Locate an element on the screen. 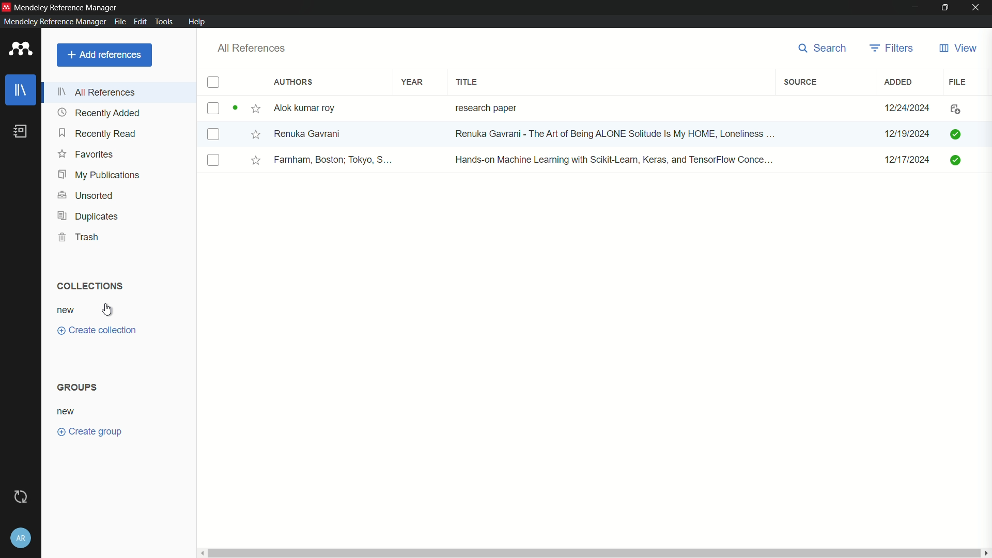 This screenshot has height=558, width=992. groups is located at coordinates (78, 387).